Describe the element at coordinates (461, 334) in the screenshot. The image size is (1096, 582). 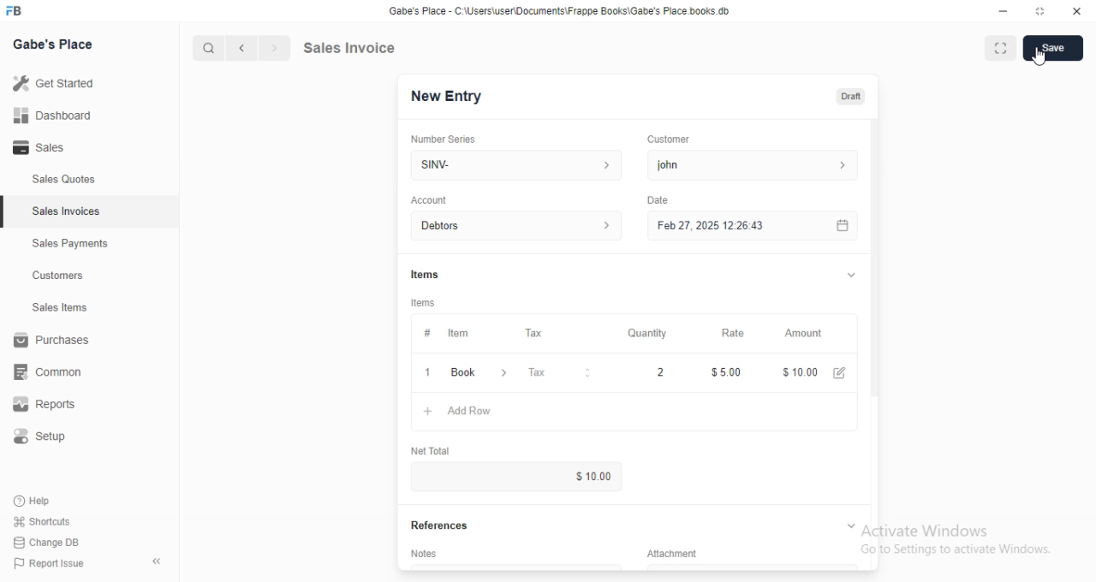
I see ` item` at that location.